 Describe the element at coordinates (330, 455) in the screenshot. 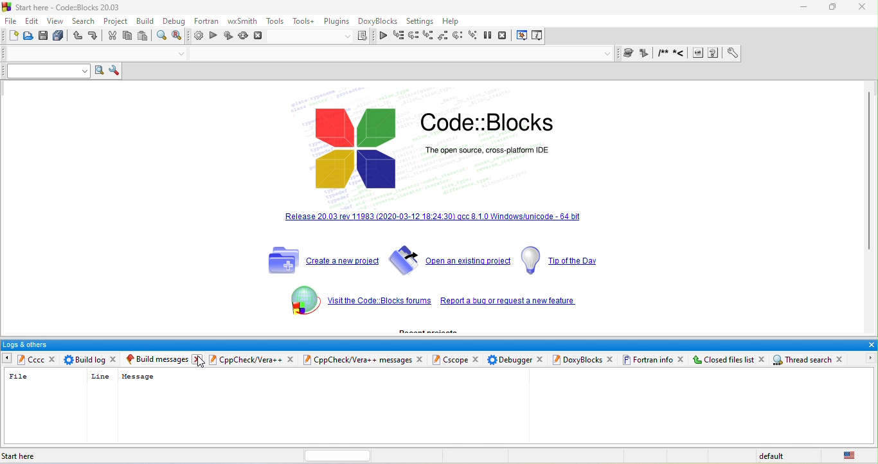

I see `horizontal scroll bar` at that location.